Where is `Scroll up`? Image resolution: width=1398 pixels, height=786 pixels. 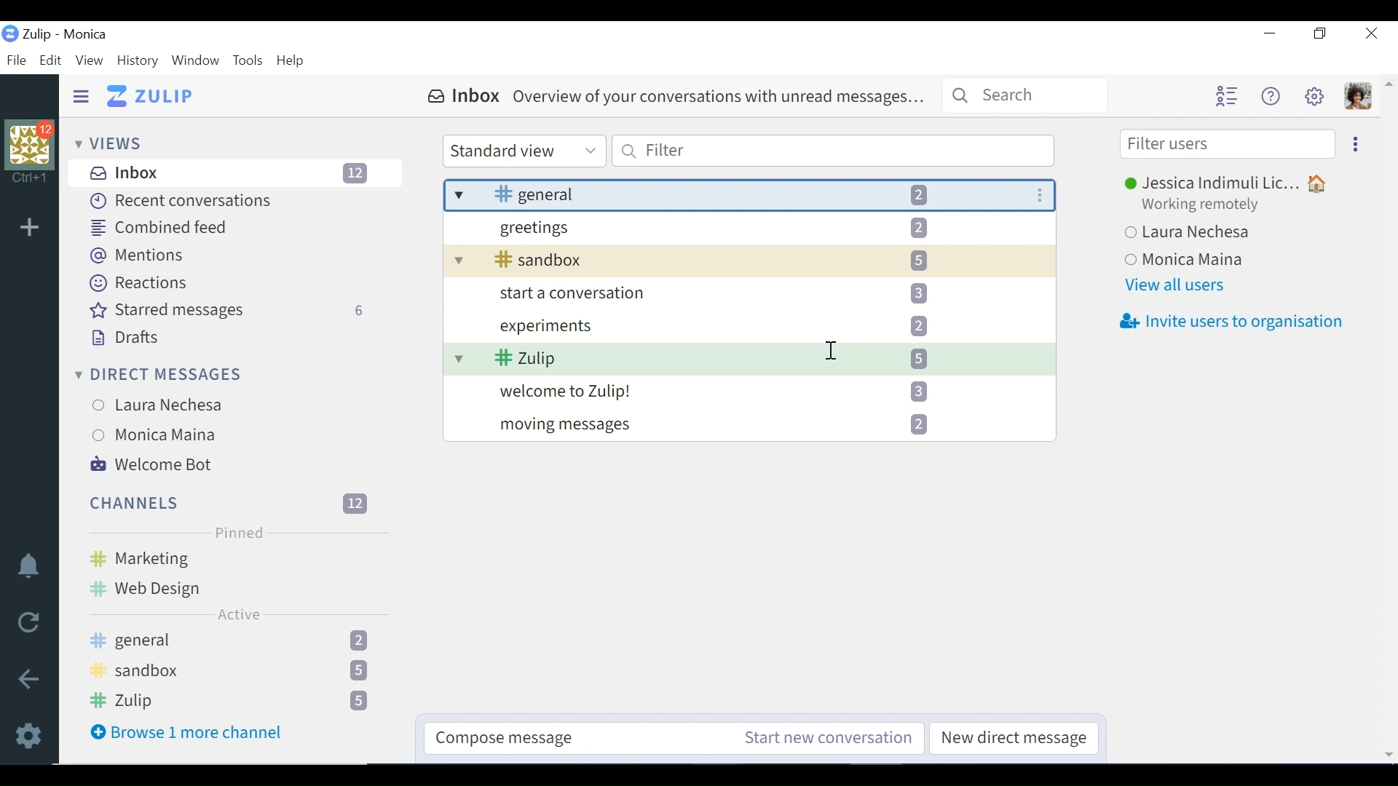
Scroll up is located at coordinates (1389, 82).